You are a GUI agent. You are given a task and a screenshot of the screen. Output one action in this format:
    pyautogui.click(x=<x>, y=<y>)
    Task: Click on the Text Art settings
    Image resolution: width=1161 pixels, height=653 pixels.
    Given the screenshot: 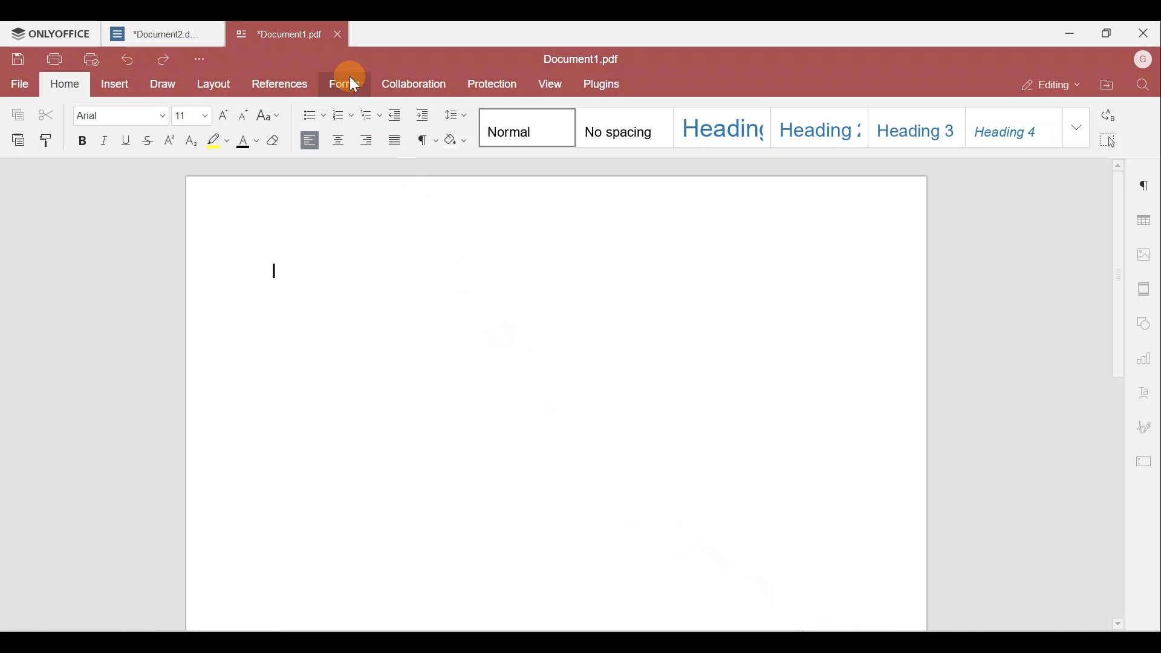 What is the action you would take?
    pyautogui.click(x=1146, y=389)
    